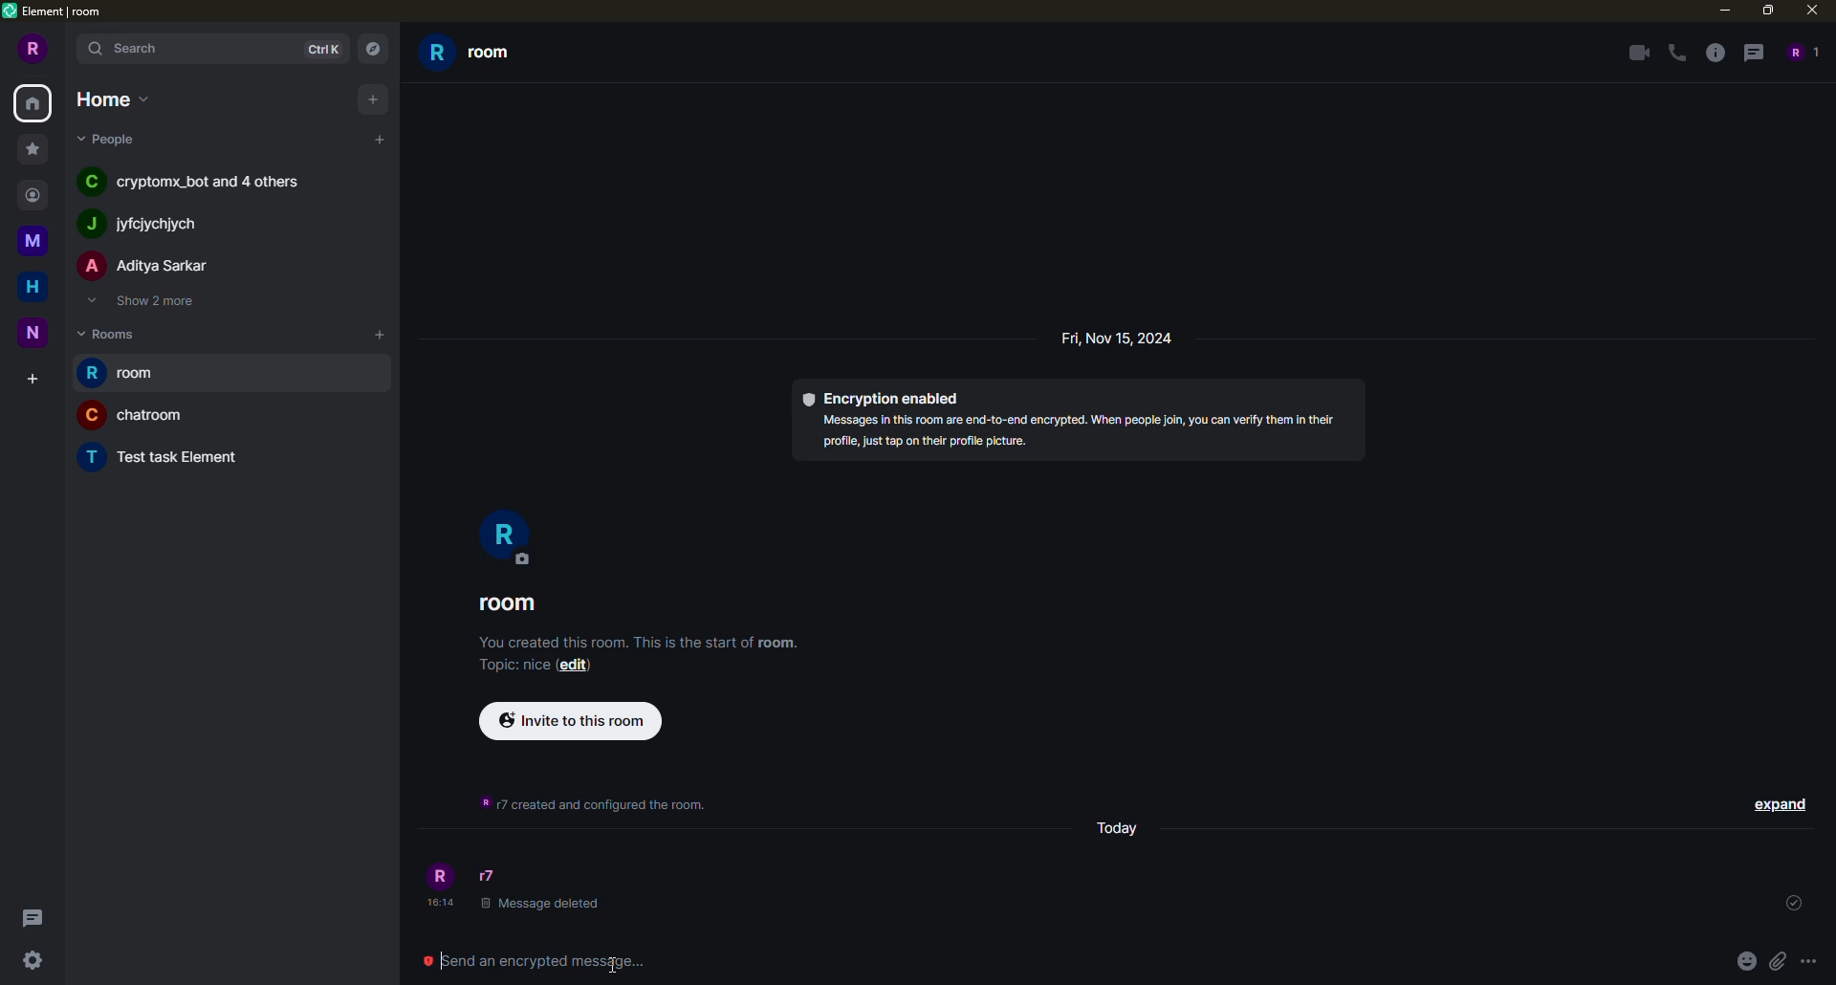 The image size is (1836, 985). Describe the element at coordinates (59, 14) in the screenshot. I see `element` at that location.